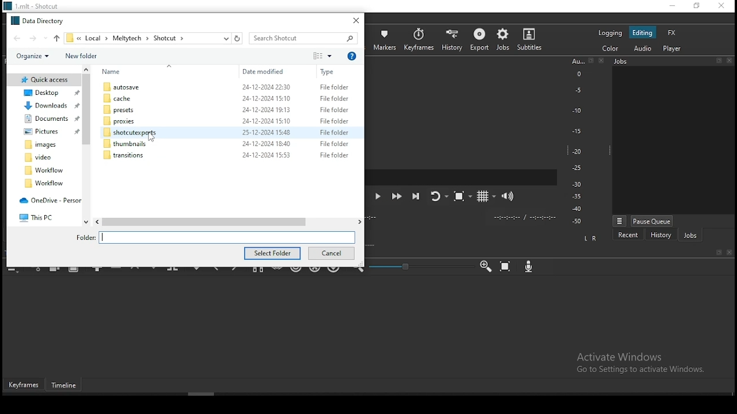 This screenshot has width=737, height=414. I want to click on back, so click(14, 38).